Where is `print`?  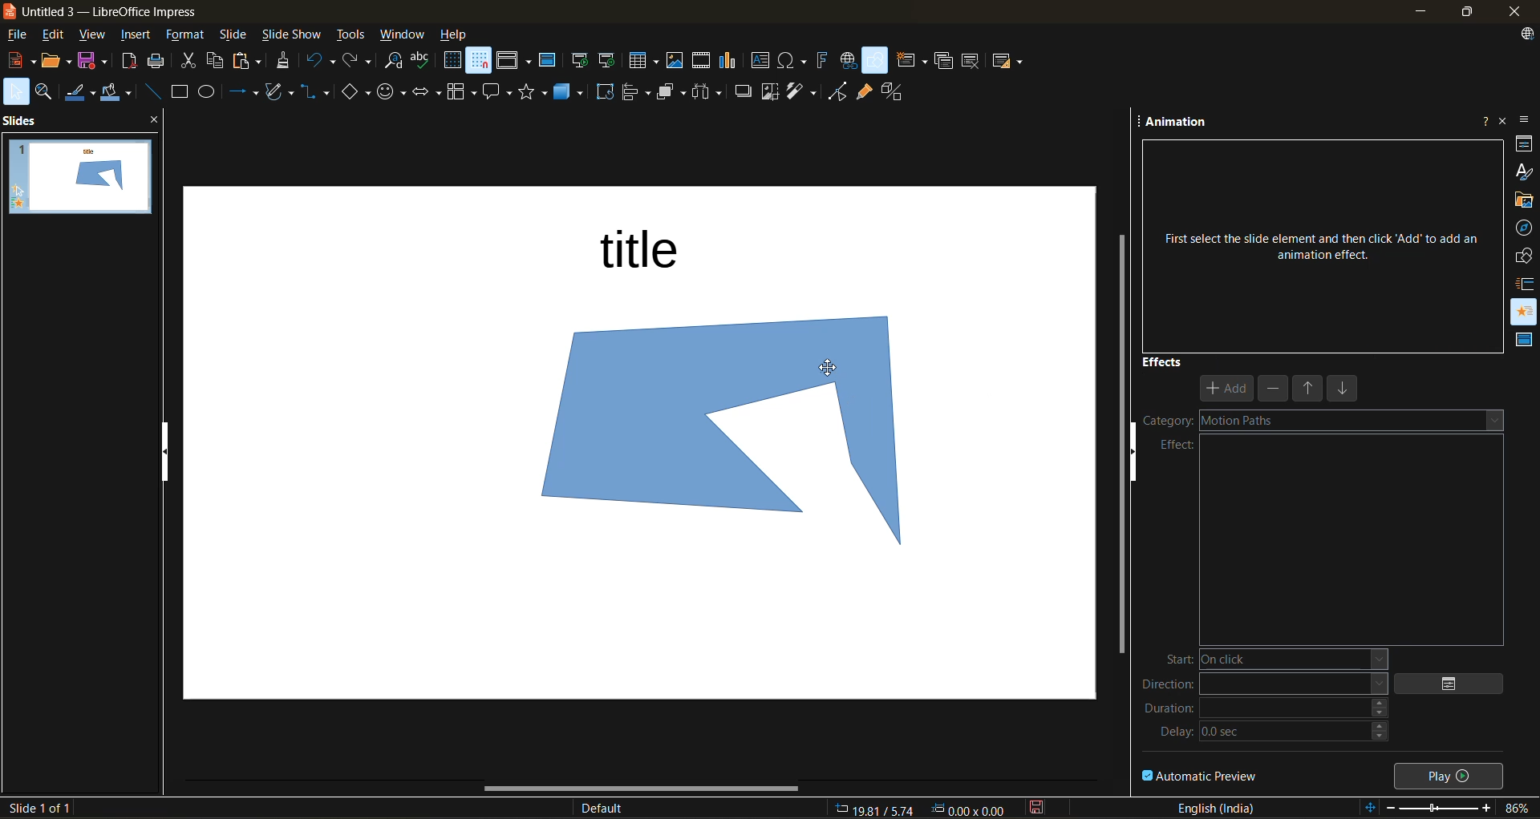 print is located at coordinates (161, 63).